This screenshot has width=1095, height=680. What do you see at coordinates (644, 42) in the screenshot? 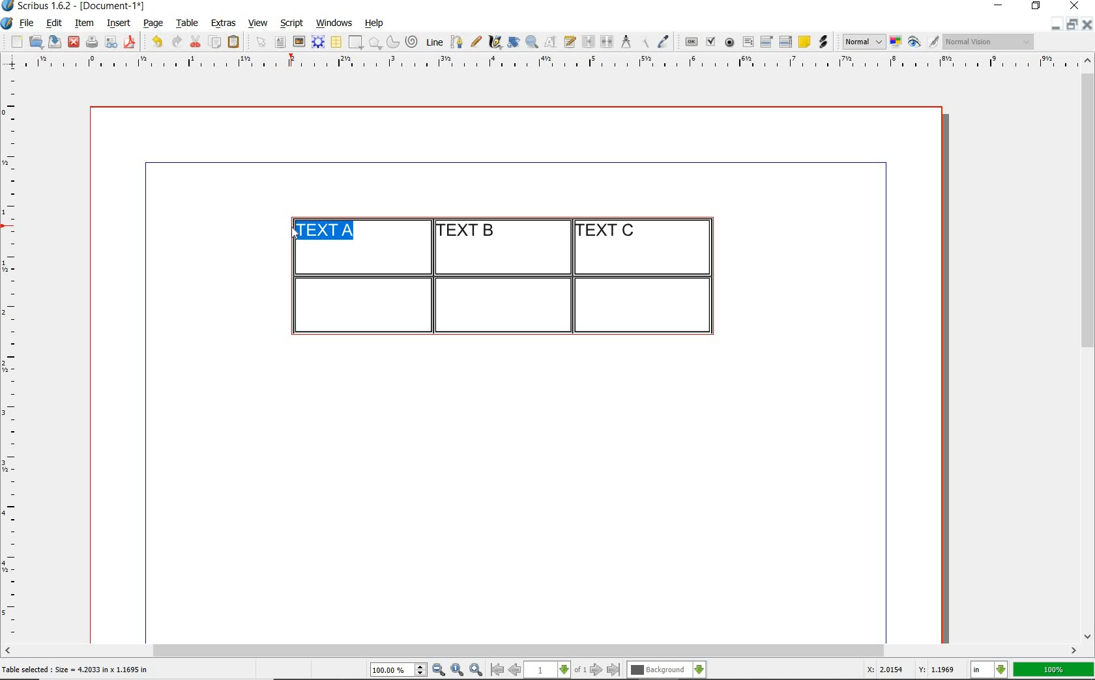
I see `copy item properties` at bounding box center [644, 42].